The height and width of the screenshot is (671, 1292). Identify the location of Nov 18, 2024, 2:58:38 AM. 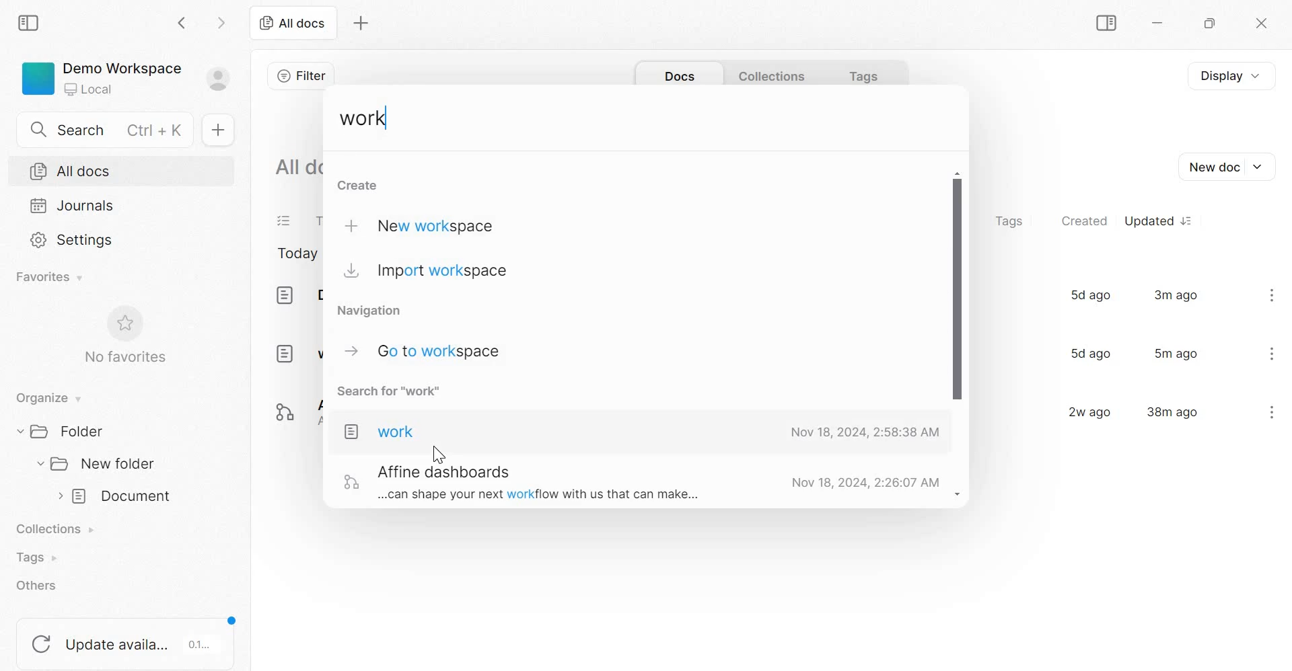
(863, 434).